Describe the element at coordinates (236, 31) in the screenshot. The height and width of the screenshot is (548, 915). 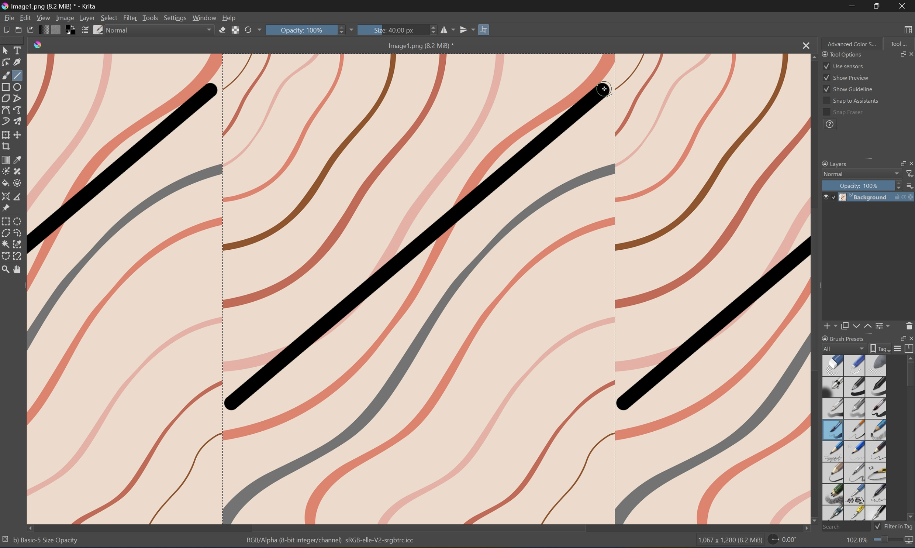
I see `Preserve alpha` at that location.